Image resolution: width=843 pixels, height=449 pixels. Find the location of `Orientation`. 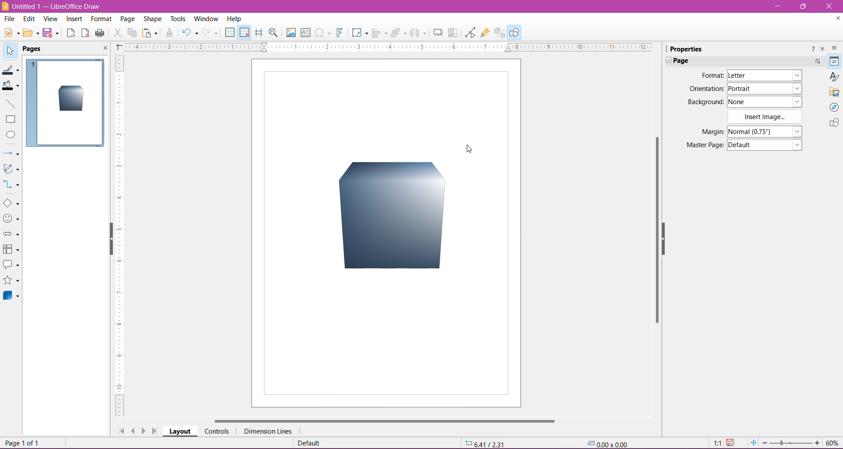

Orientation is located at coordinates (706, 90).